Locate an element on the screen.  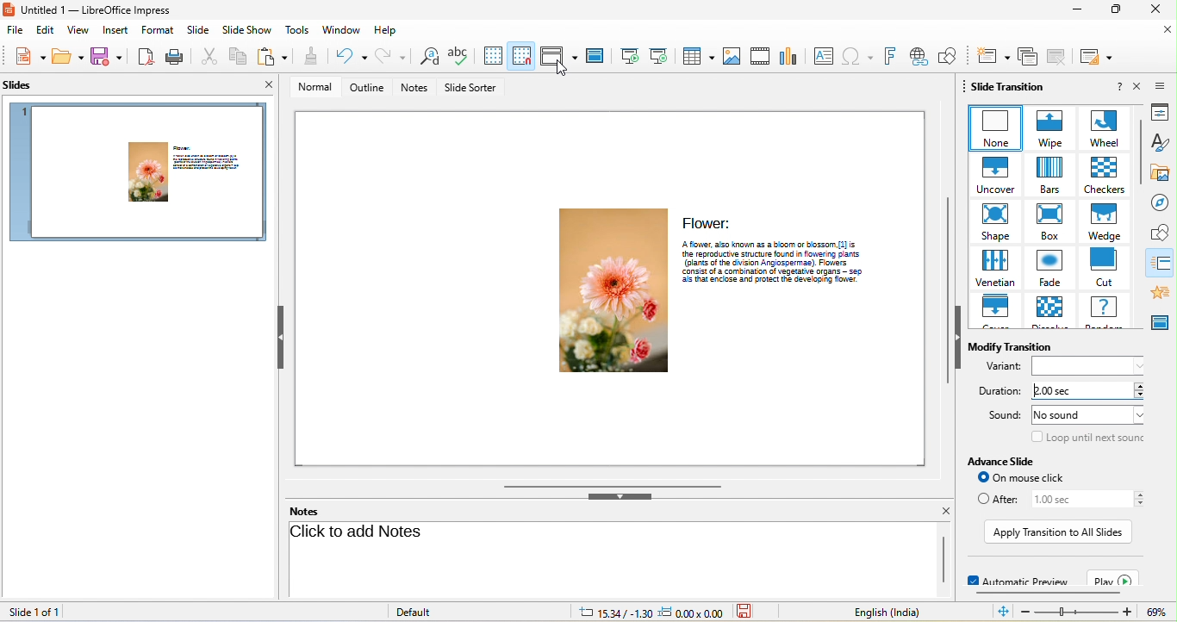
copy is located at coordinates (235, 55).